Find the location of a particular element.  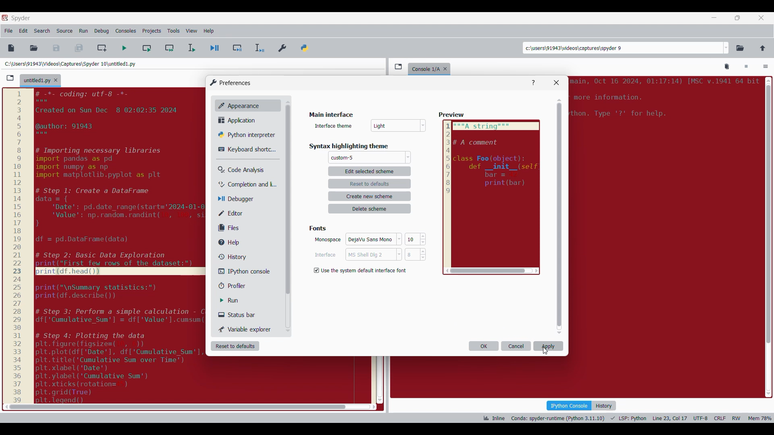

Code details is located at coordinates (626, 418).